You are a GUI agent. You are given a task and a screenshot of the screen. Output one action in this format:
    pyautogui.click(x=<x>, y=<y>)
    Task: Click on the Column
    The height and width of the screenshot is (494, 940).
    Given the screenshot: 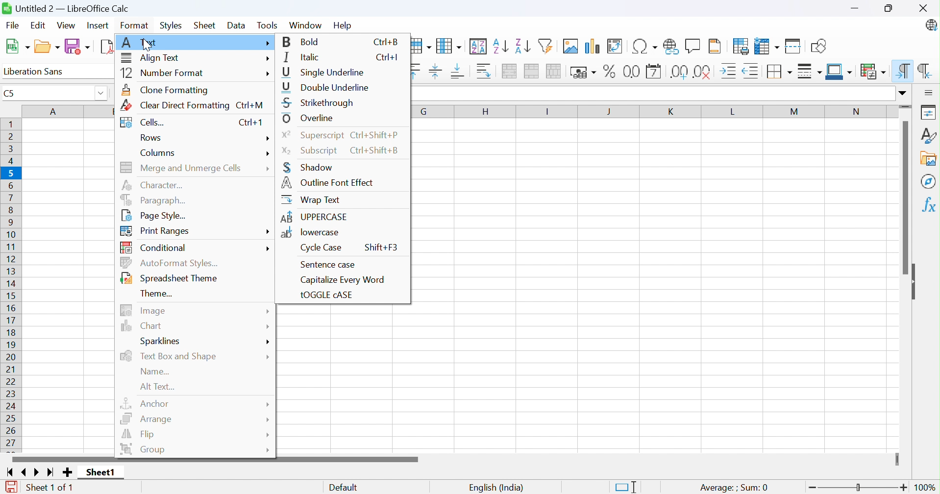 What is the action you would take?
    pyautogui.click(x=449, y=46)
    